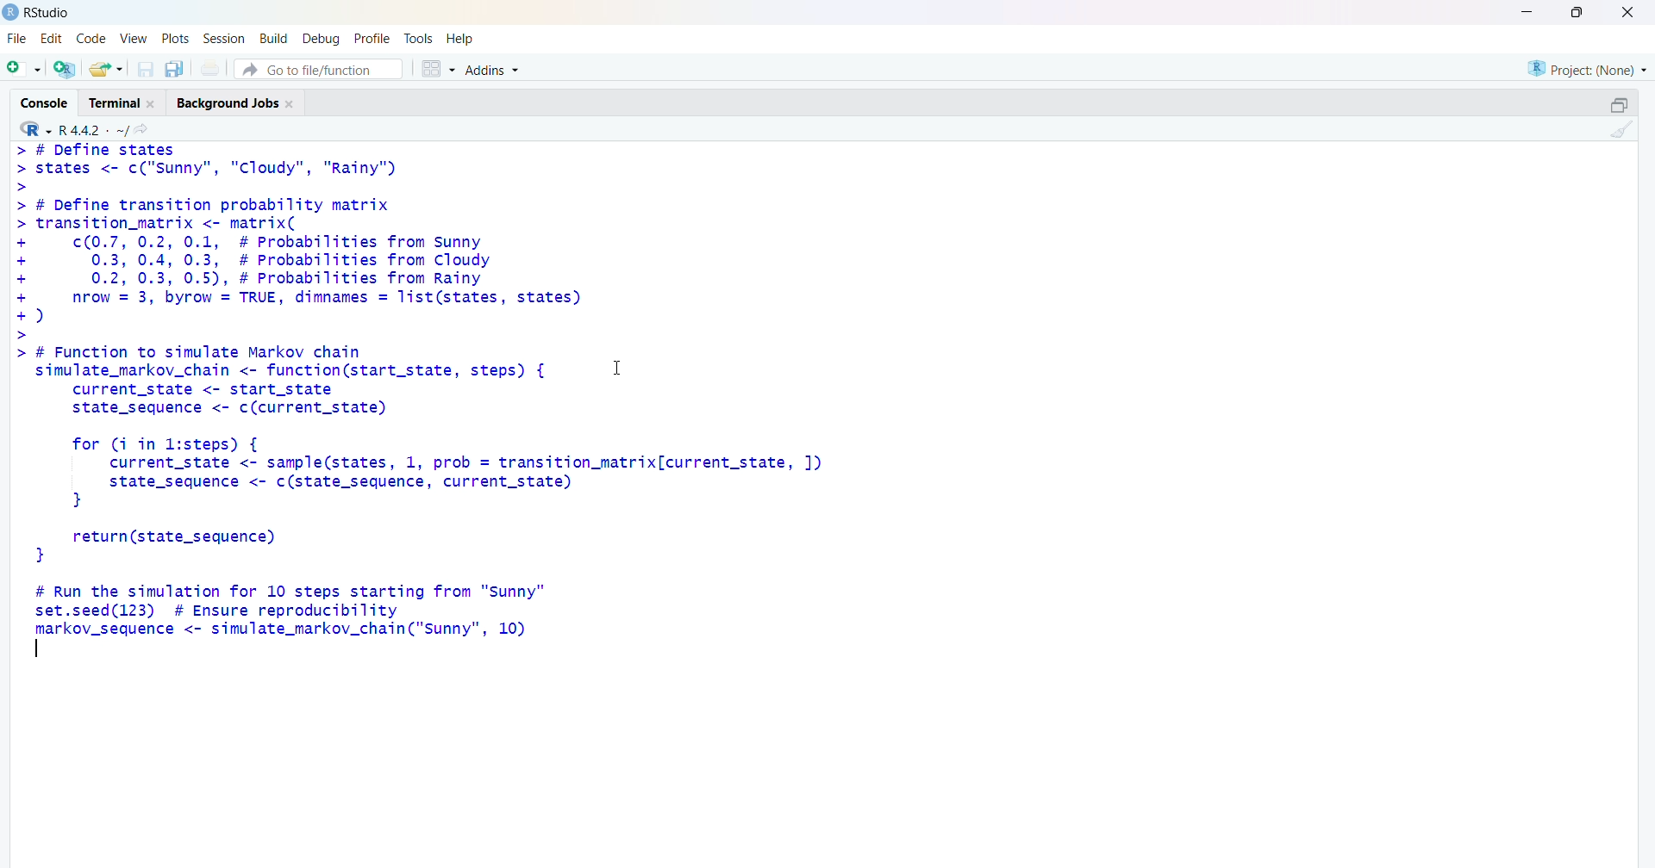 The height and width of the screenshot is (868, 1655). What do you see at coordinates (42, 102) in the screenshot?
I see `console` at bounding box center [42, 102].